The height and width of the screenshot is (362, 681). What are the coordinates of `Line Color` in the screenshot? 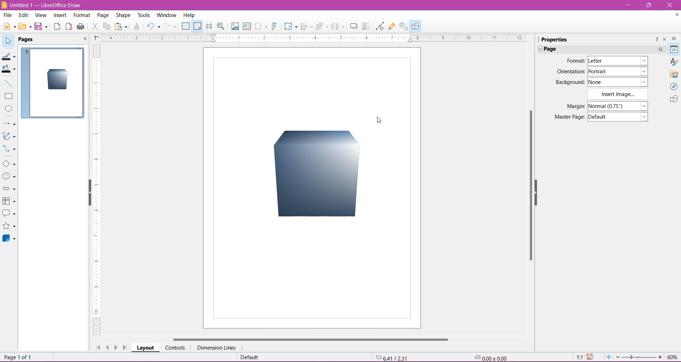 It's located at (9, 56).